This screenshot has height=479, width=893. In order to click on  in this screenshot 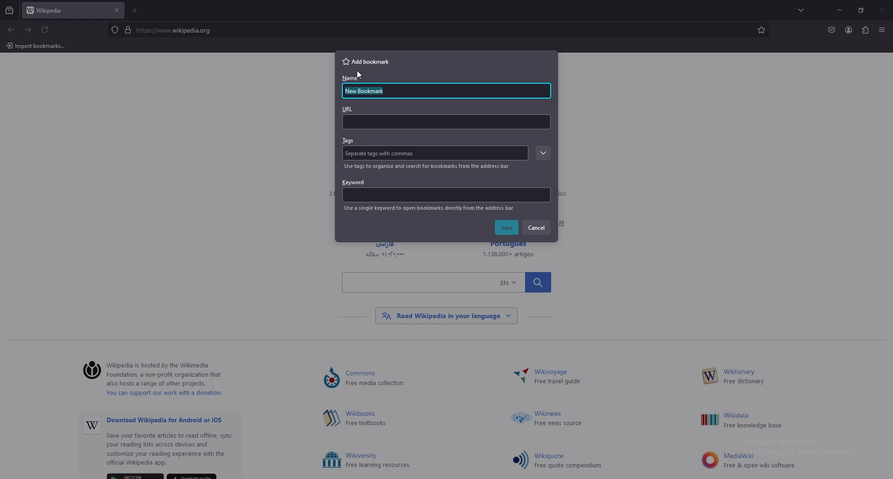, I will do `click(379, 460)`.